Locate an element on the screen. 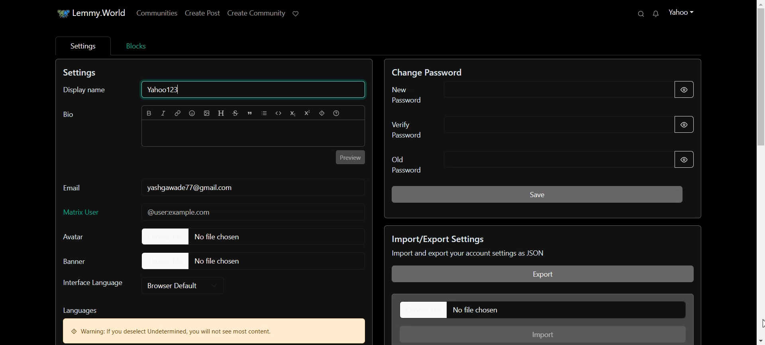 This screenshot has width=765, height=345. Text is located at coordinates (69, 114).